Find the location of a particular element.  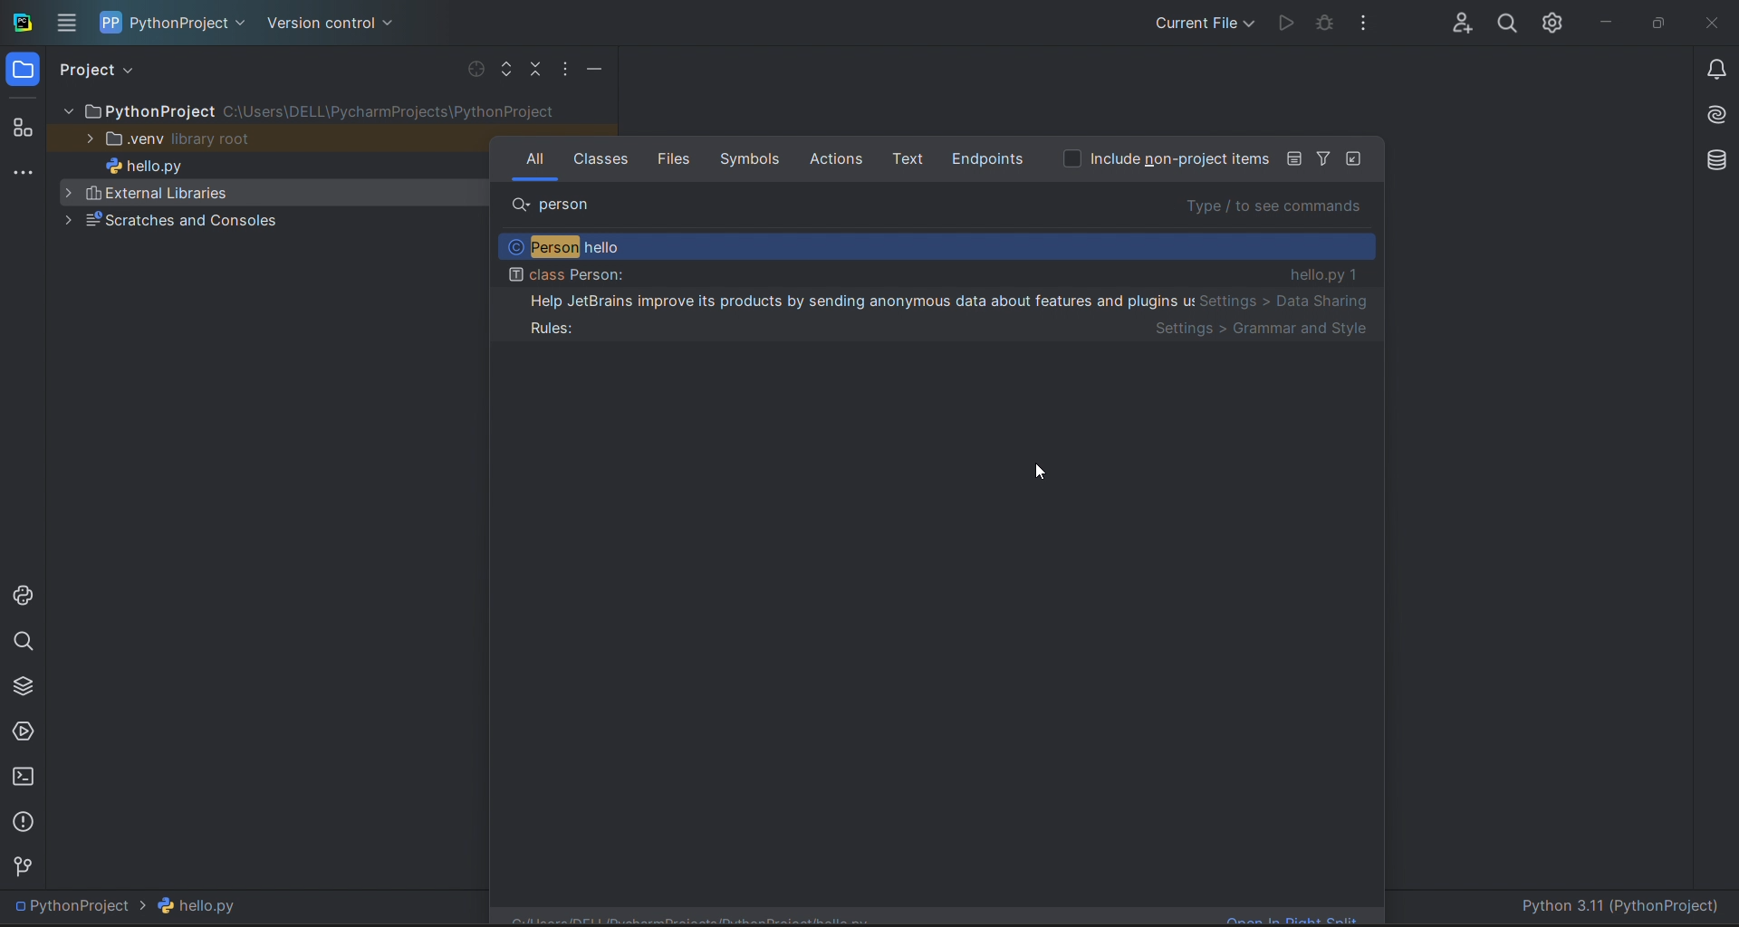

database is located at coordinates (1718, 161).